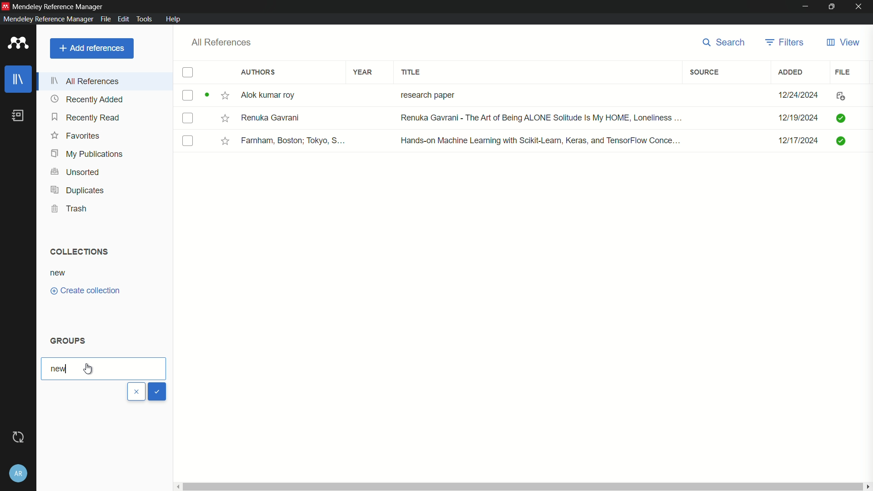 This screenshot has height=491, width=873. I want to click on new, so click(58, 369).